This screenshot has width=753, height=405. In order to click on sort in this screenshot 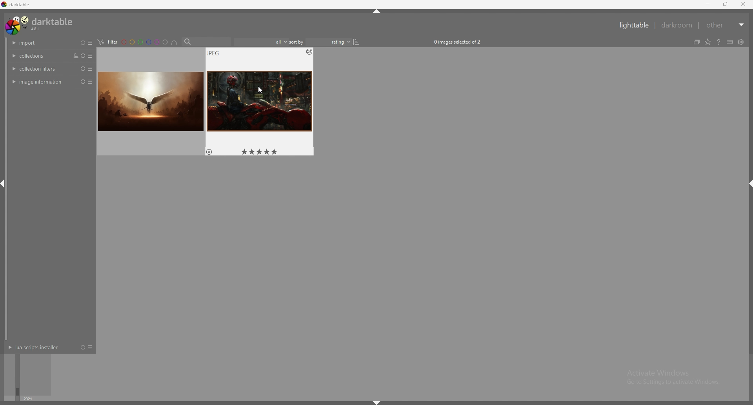, I will do `click(75, 56)`.